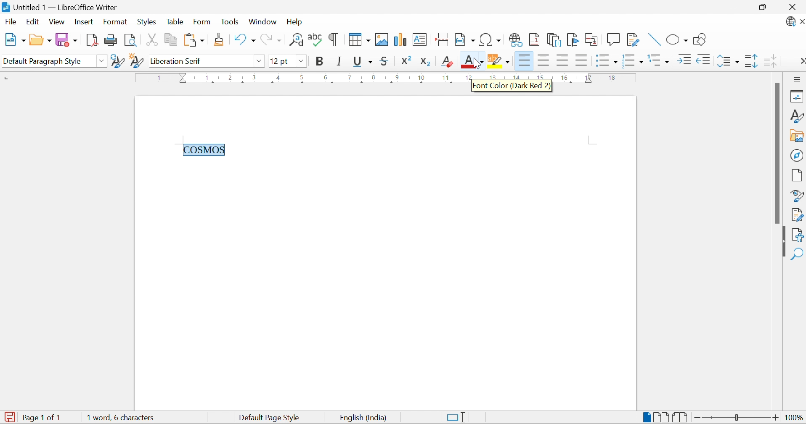 The width and height of the screenshot is (806, 424). What do you see at coordinates (798, 215) in the screenshot?
I see `Manage Changes` at bounding box center [798, 215].